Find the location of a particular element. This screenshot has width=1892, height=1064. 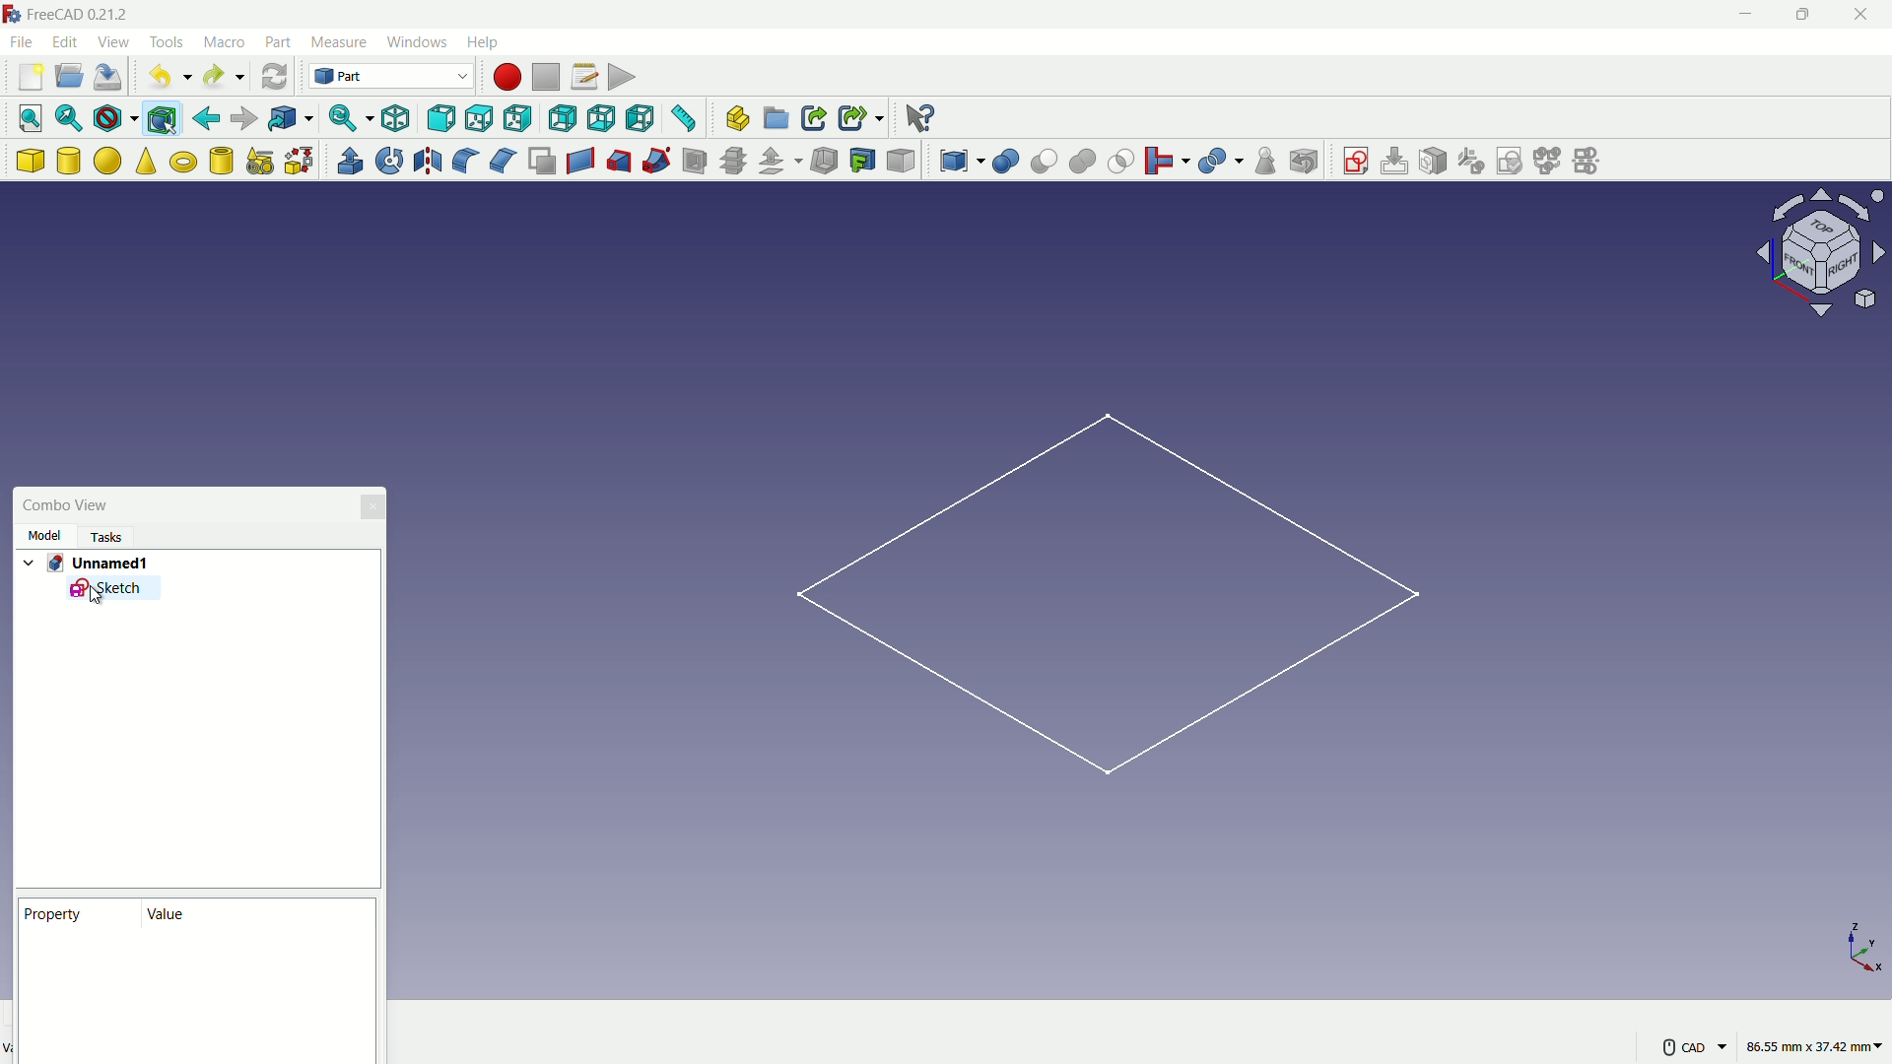

file is located at coordinates (22, 42).